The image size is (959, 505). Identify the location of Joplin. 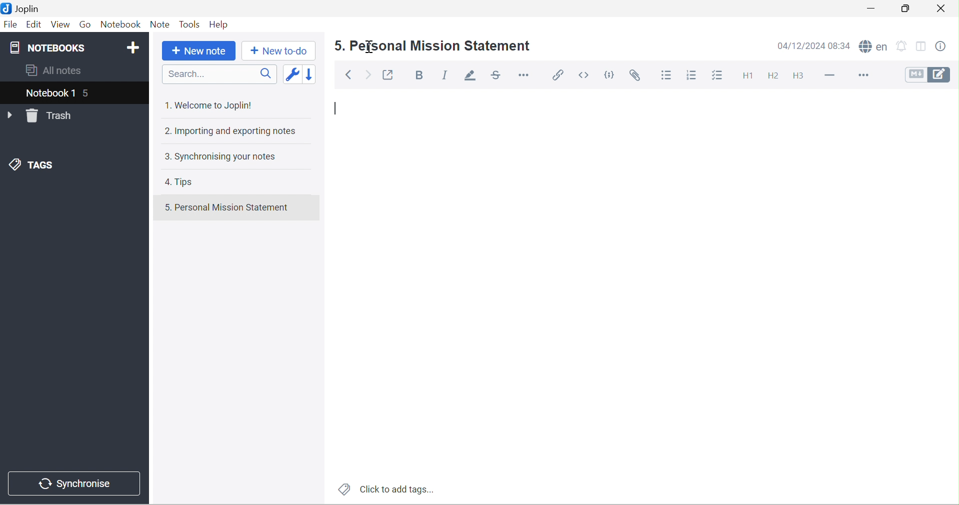
(22, 8).